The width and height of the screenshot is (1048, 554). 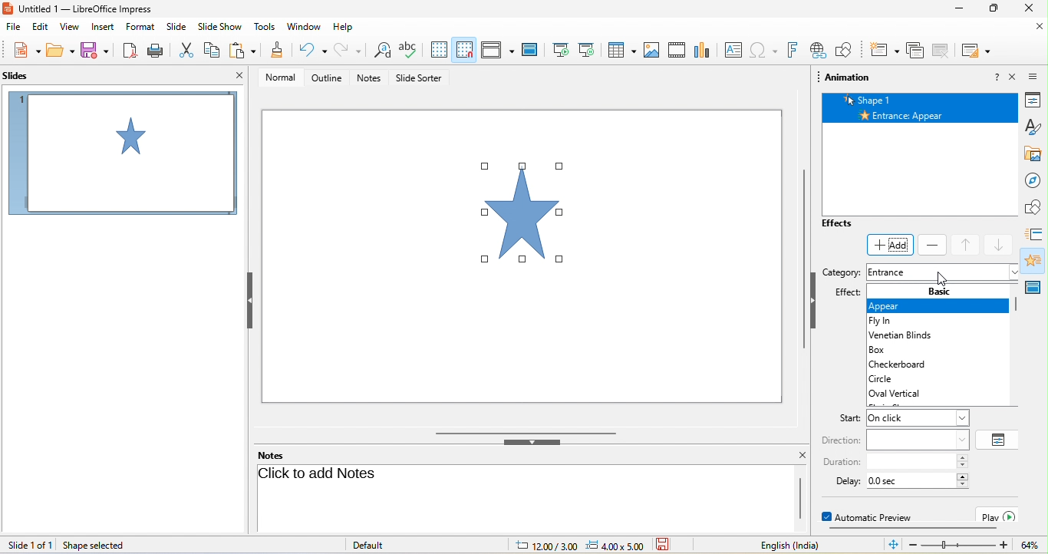 What do you see at coordinates (888, 322) in the screenshot?
I see `fly in` at bounding box center [888, 322].